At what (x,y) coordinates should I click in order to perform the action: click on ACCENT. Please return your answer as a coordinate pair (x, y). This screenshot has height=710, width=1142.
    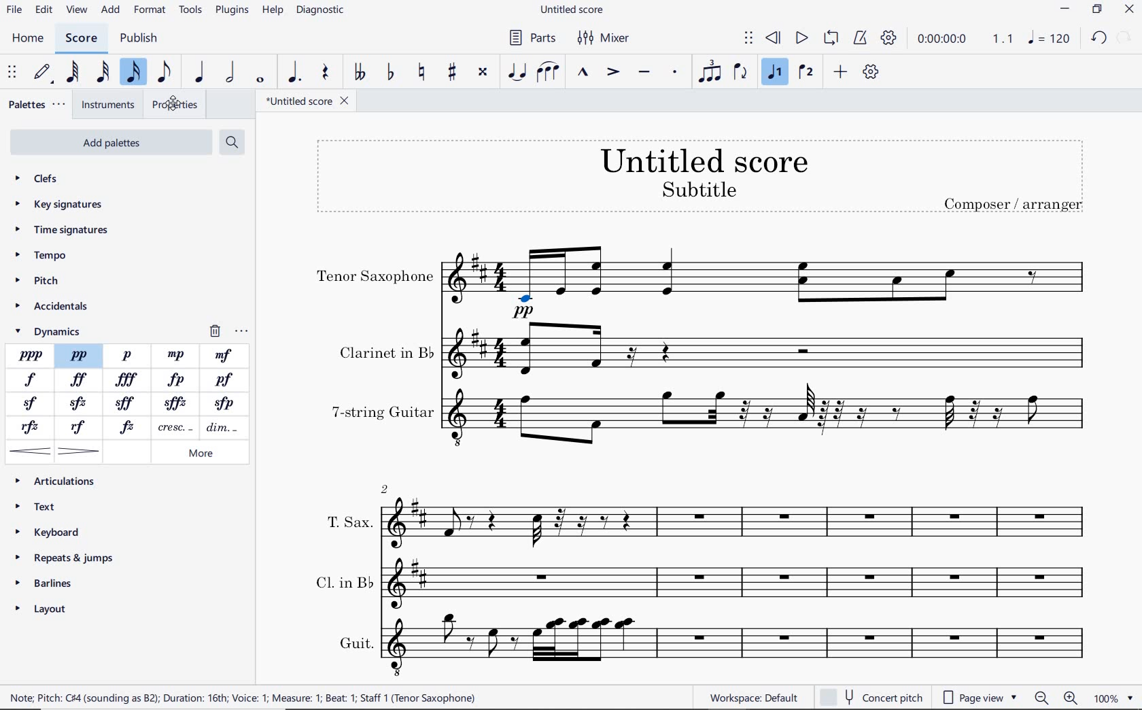
    Looking at the image, I should click on (616, 73).